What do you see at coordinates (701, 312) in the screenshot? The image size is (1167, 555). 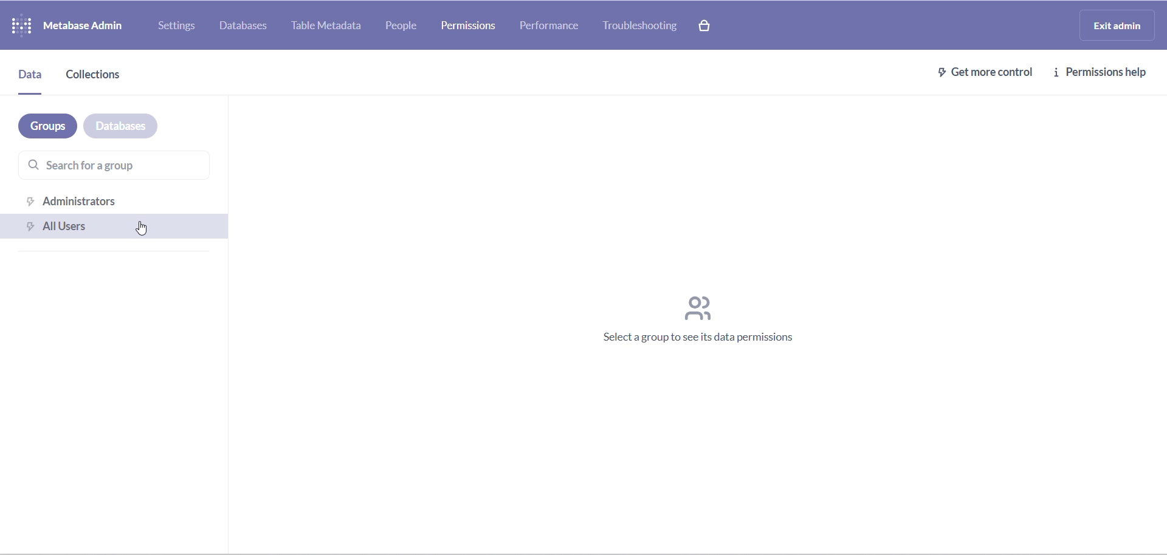 I see `text` at bounding box center [701, 312].